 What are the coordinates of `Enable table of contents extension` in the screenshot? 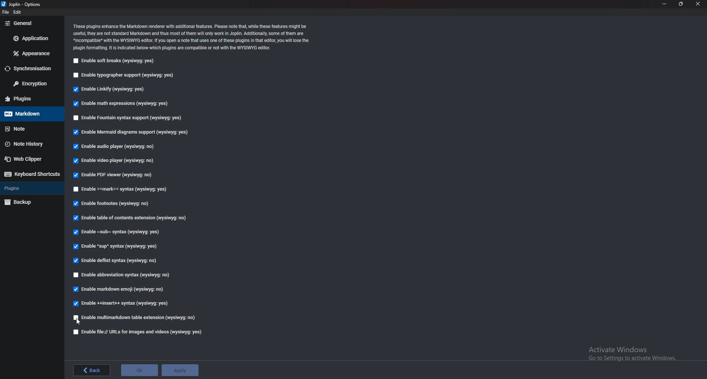 It's located at (129, 217).